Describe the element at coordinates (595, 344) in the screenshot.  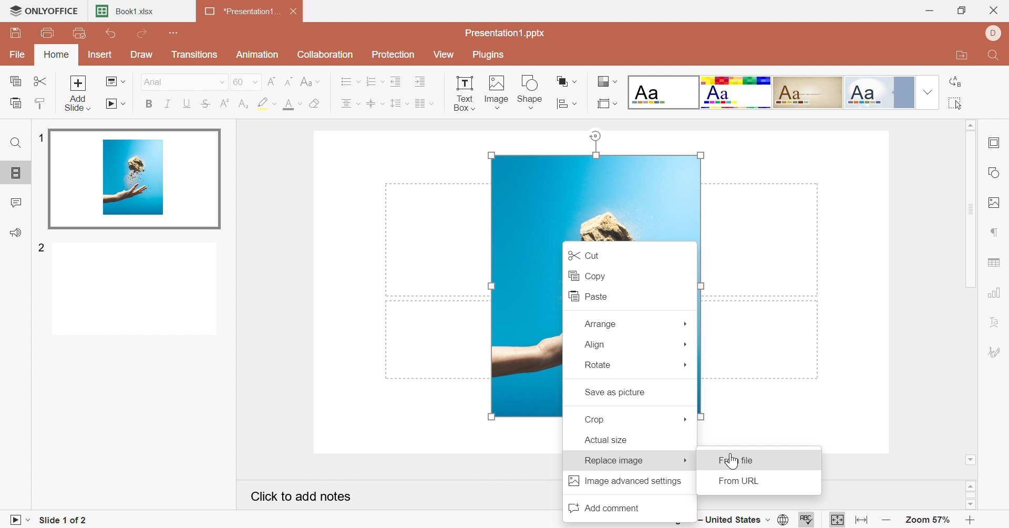
I see `Align` at that location.